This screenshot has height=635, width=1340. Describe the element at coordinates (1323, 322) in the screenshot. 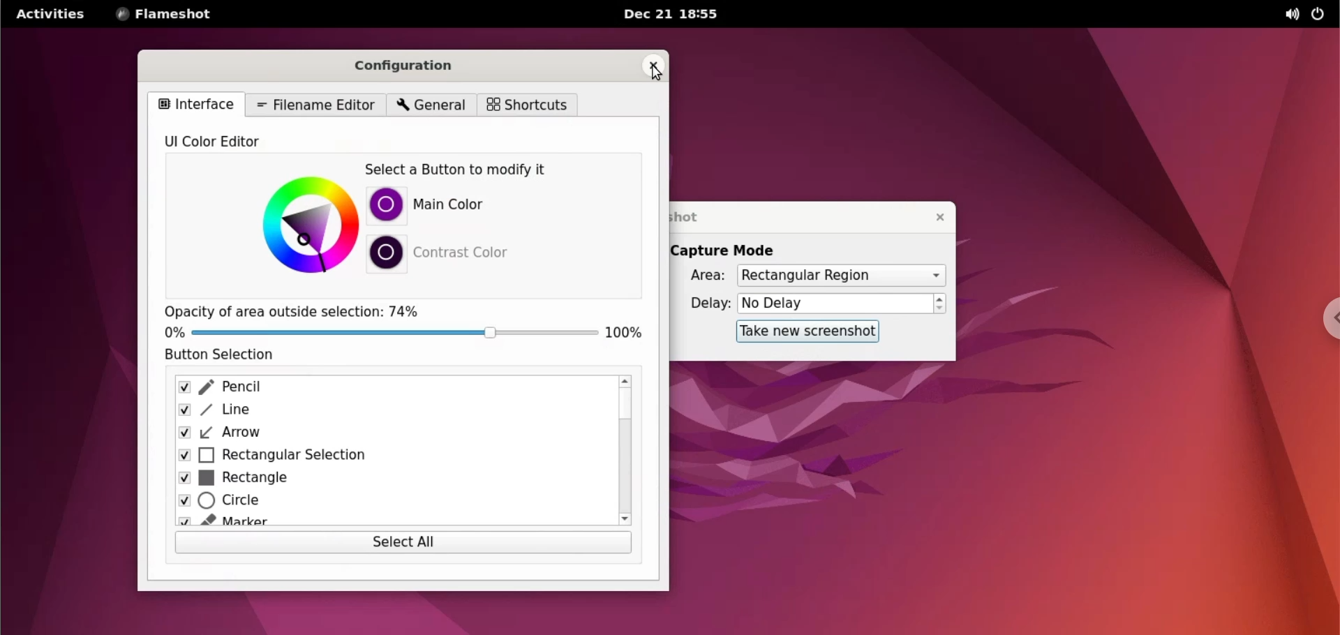

I see `chrome options` at that location.